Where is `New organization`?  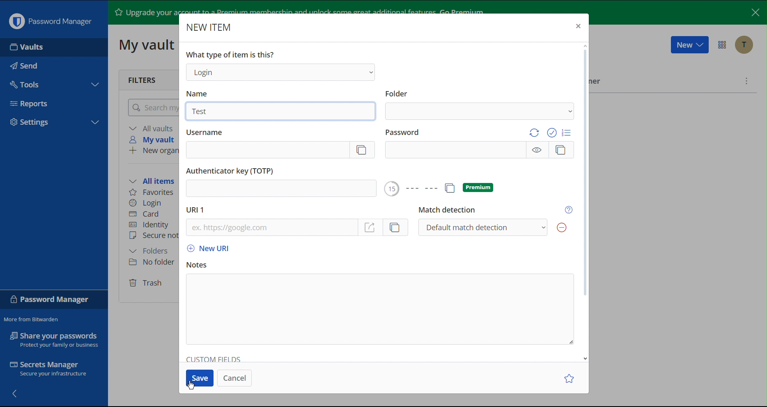
New organization is located at coordinates (151, 151).